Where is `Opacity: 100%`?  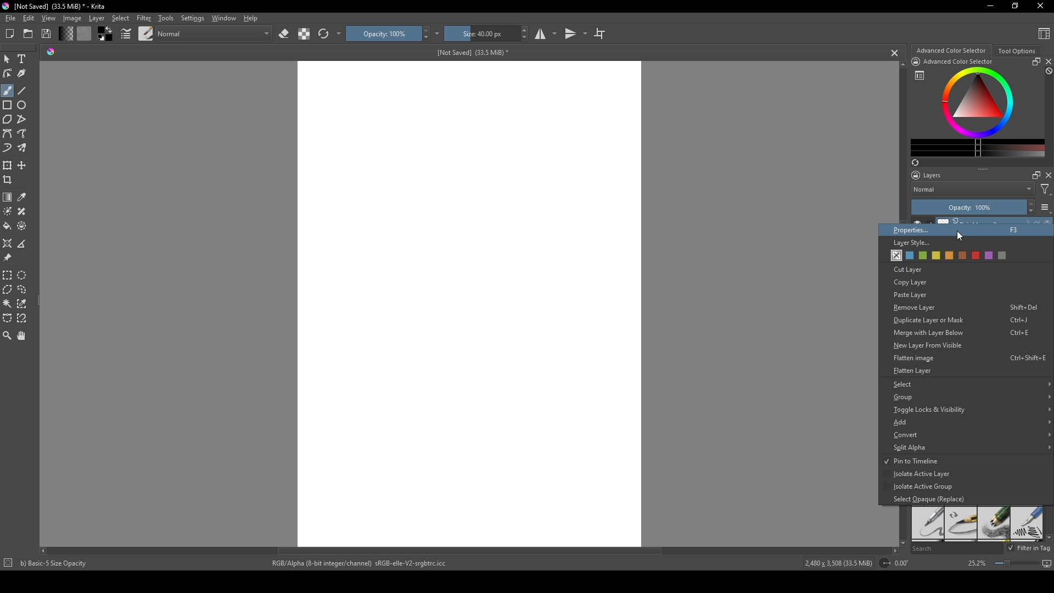 Opacity: 100% is located at coordinates (966, 208).